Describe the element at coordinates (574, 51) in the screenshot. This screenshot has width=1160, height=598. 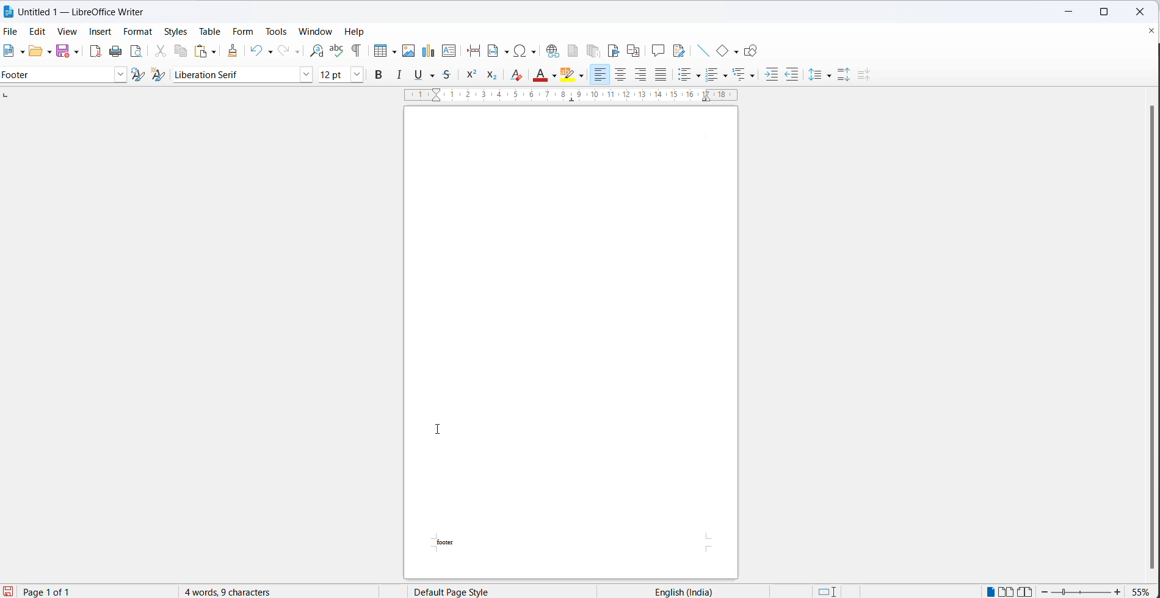
I see `insert footnote` at that location.